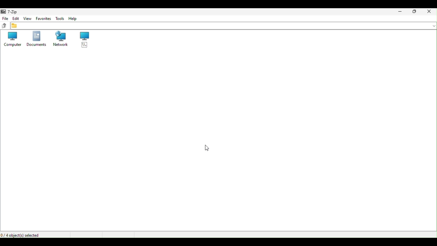  Describe the element at coordinates (28, 18) in the screenshot. I see `View` at that location.